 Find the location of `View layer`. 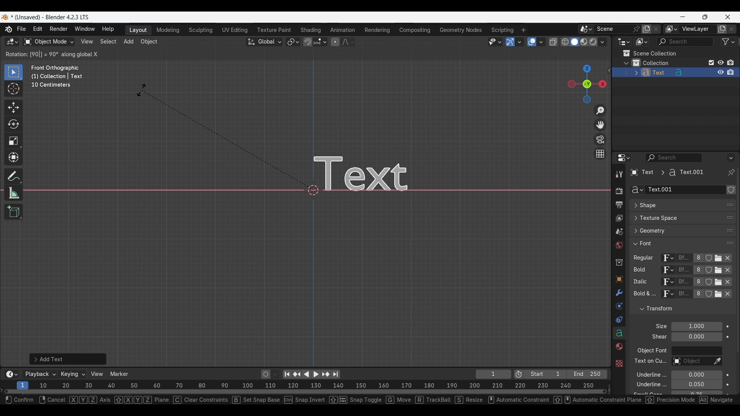

View layer is located at coordinates (619, 219).